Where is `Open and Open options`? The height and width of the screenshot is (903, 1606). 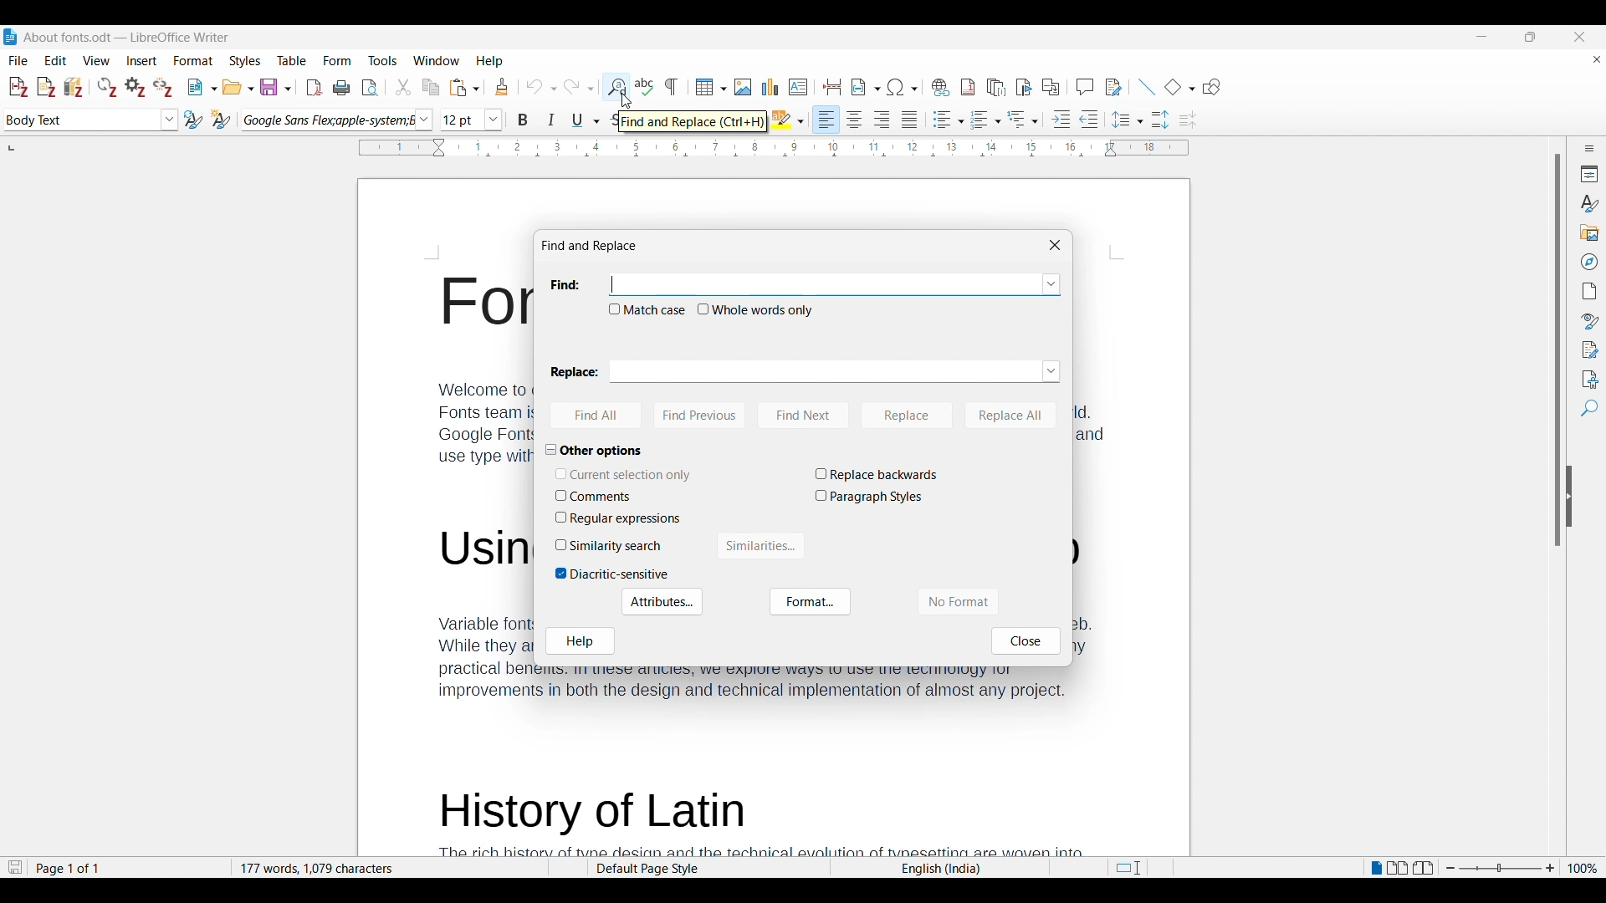 Open and Open options is located at coordinates (238, 88).